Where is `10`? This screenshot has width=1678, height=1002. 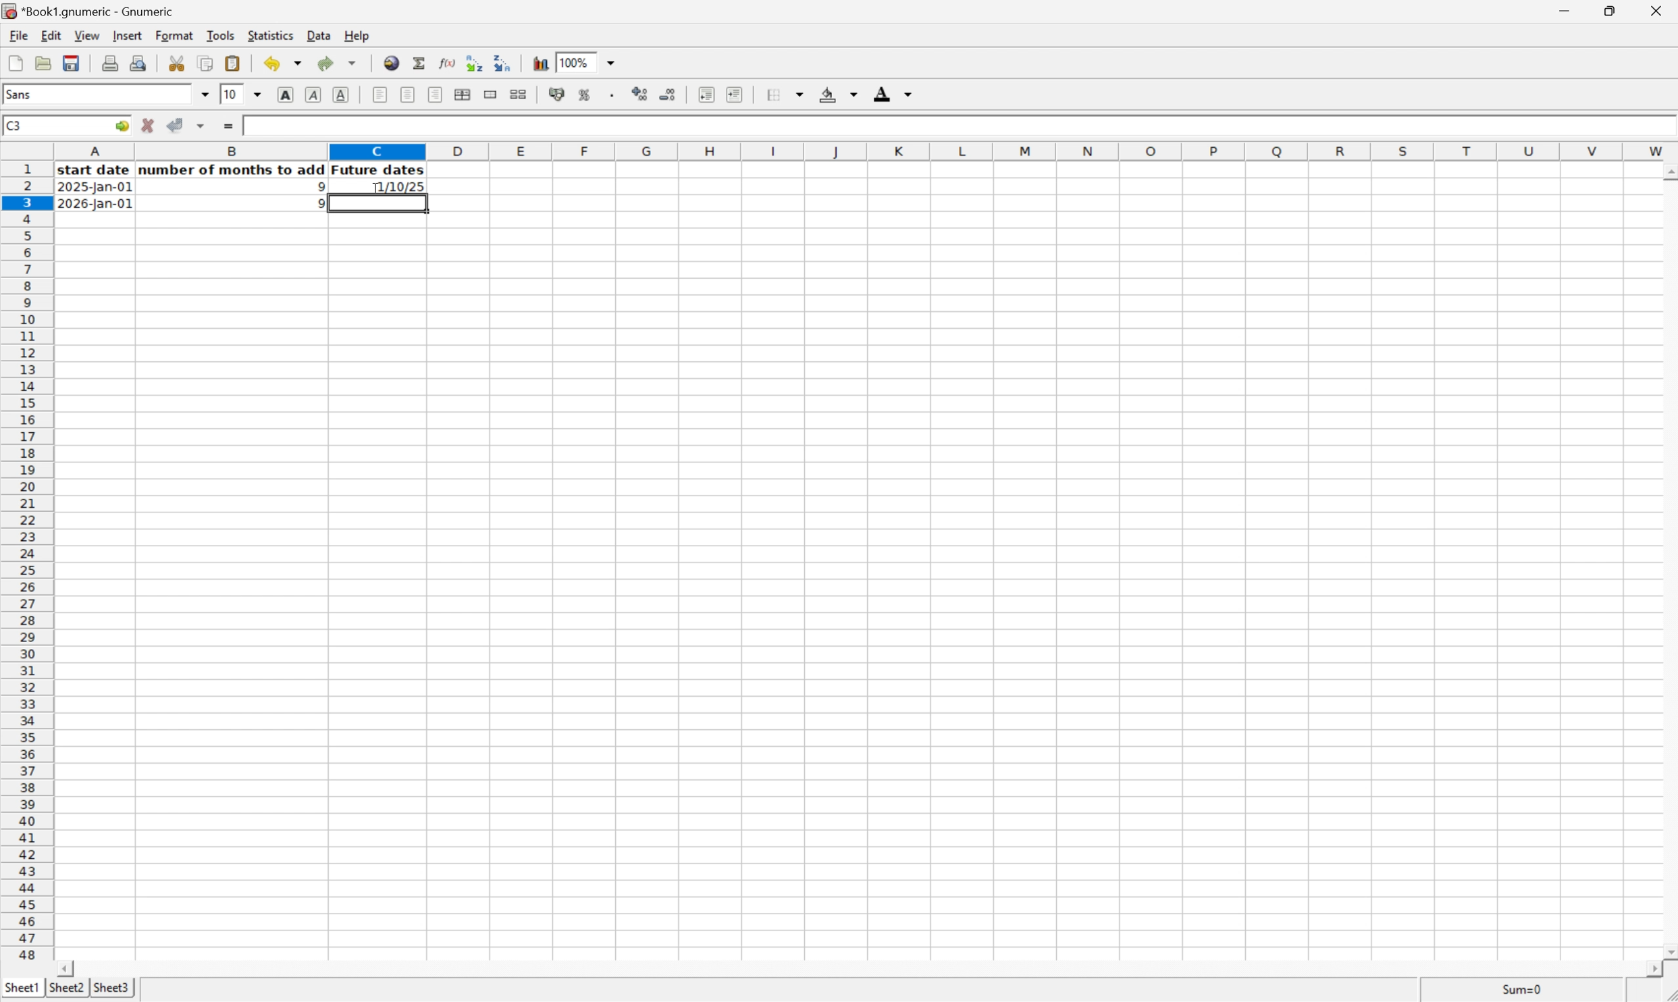
10 is located at coordinates (232, 95).